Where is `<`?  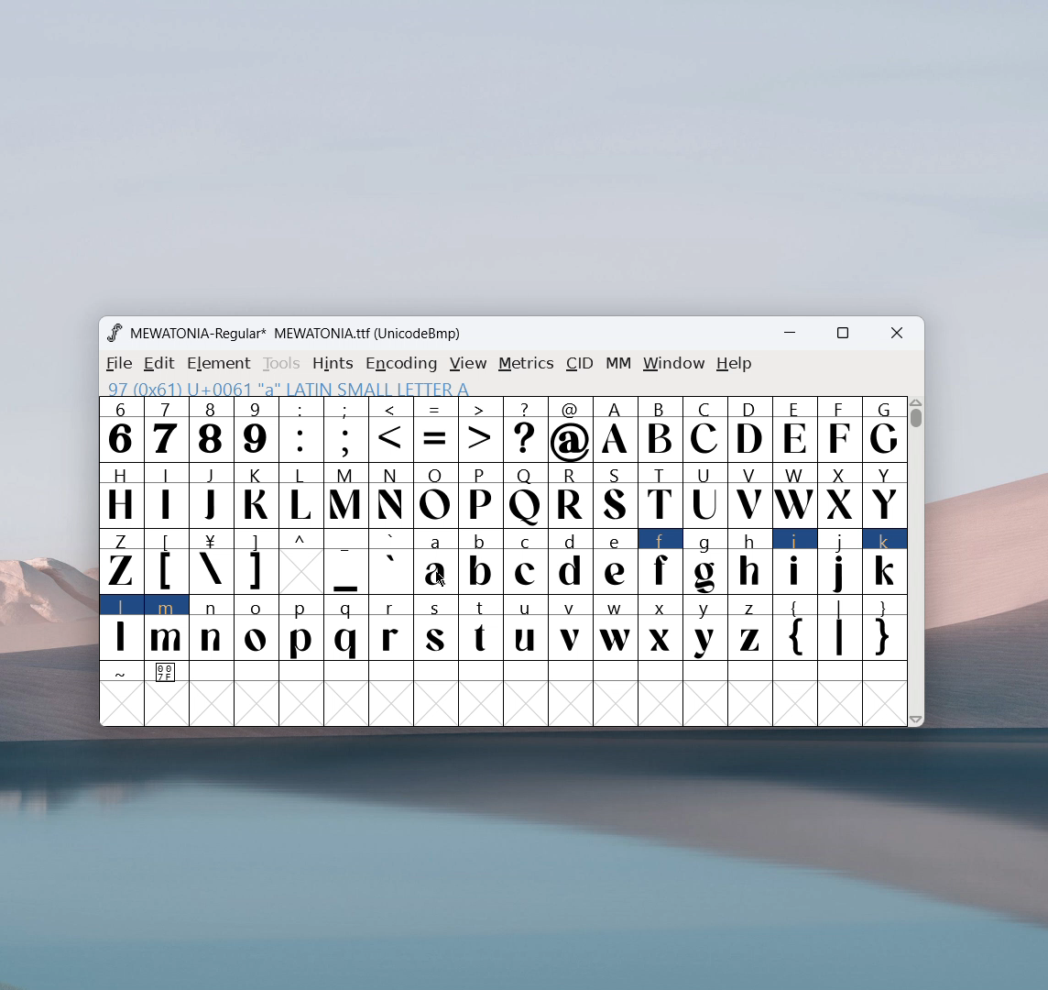
< is located at coordinates (393, 431).